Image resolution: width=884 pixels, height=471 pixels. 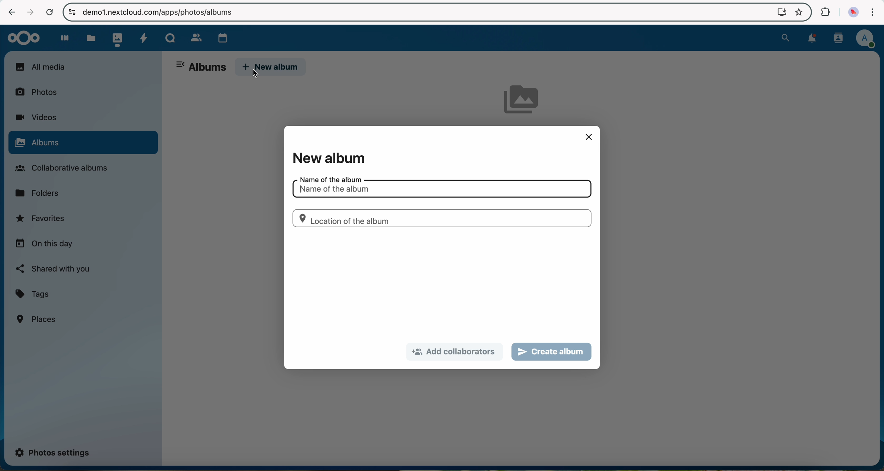 What do you see at coordinates (36, 117) in the screenshot?
I see `videos` at bounding box center [36, 117].